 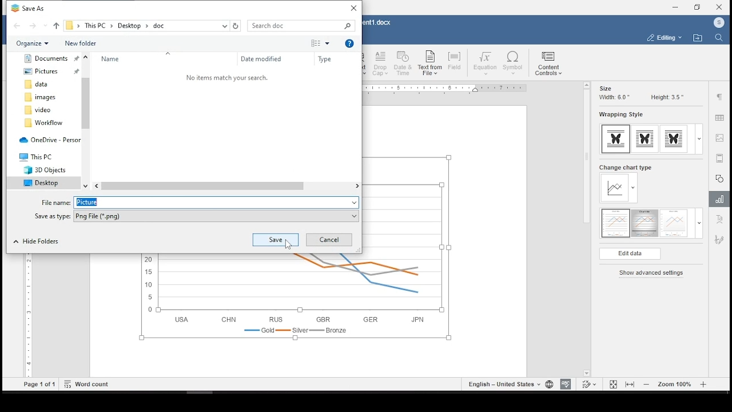 What do you see at coordinates (699, 7) in the screenshot?
I see `restore` at bounding box center [699, 7].